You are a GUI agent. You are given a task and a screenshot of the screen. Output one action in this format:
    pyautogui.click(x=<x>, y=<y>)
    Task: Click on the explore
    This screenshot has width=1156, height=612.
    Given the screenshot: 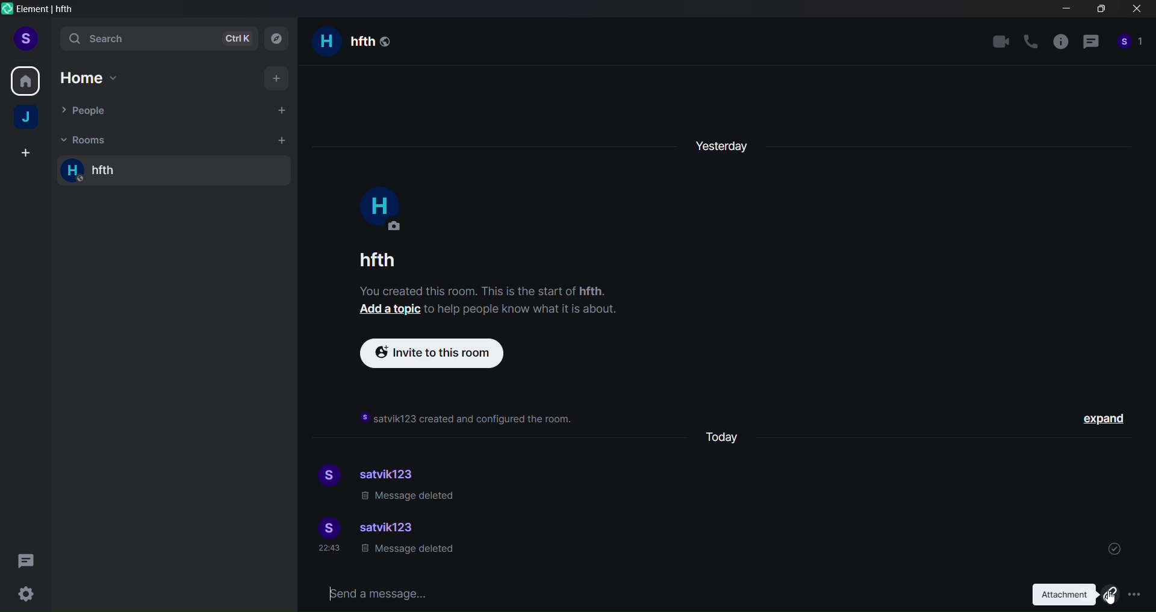 What is the action you would take?
    pyautogui.click(x=280, y=39)
    